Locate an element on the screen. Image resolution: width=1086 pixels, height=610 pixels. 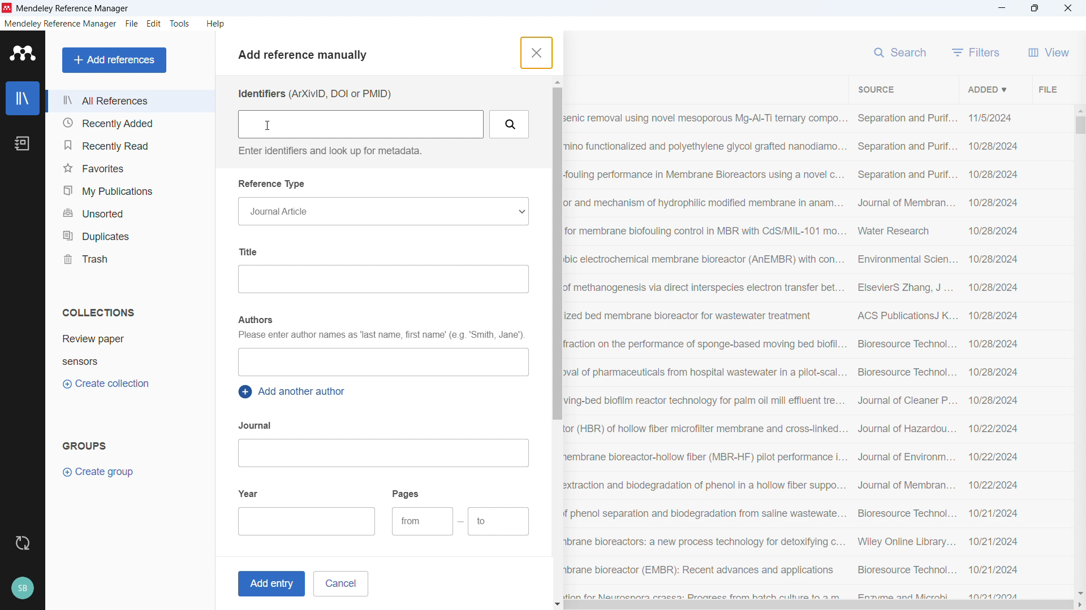
Favourites  is located at coordinates (129, 168).